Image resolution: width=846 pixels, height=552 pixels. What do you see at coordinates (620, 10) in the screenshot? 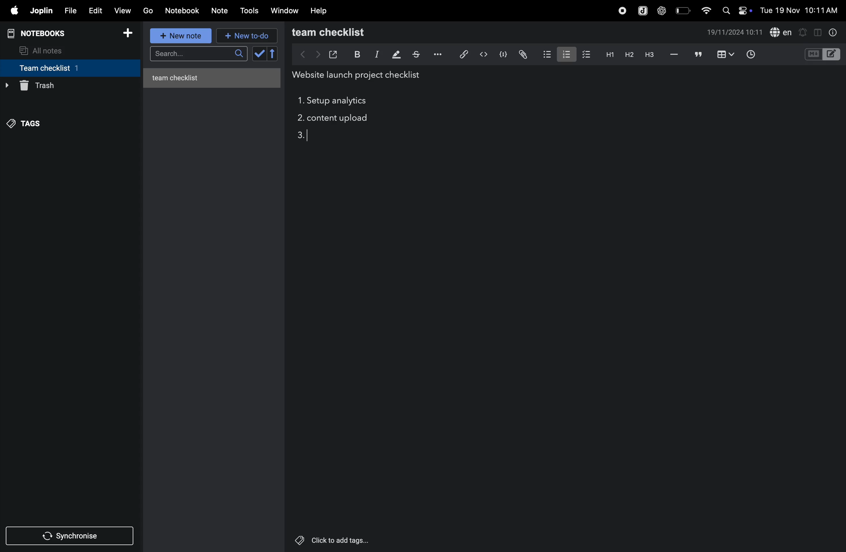
I see `record` at bounding box center [620, 10].